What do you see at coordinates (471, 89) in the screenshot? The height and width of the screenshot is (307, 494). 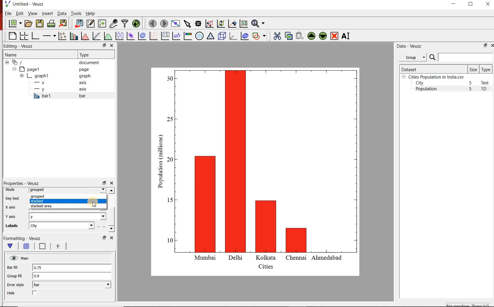 I see `5` at bounding box center [471, 89].